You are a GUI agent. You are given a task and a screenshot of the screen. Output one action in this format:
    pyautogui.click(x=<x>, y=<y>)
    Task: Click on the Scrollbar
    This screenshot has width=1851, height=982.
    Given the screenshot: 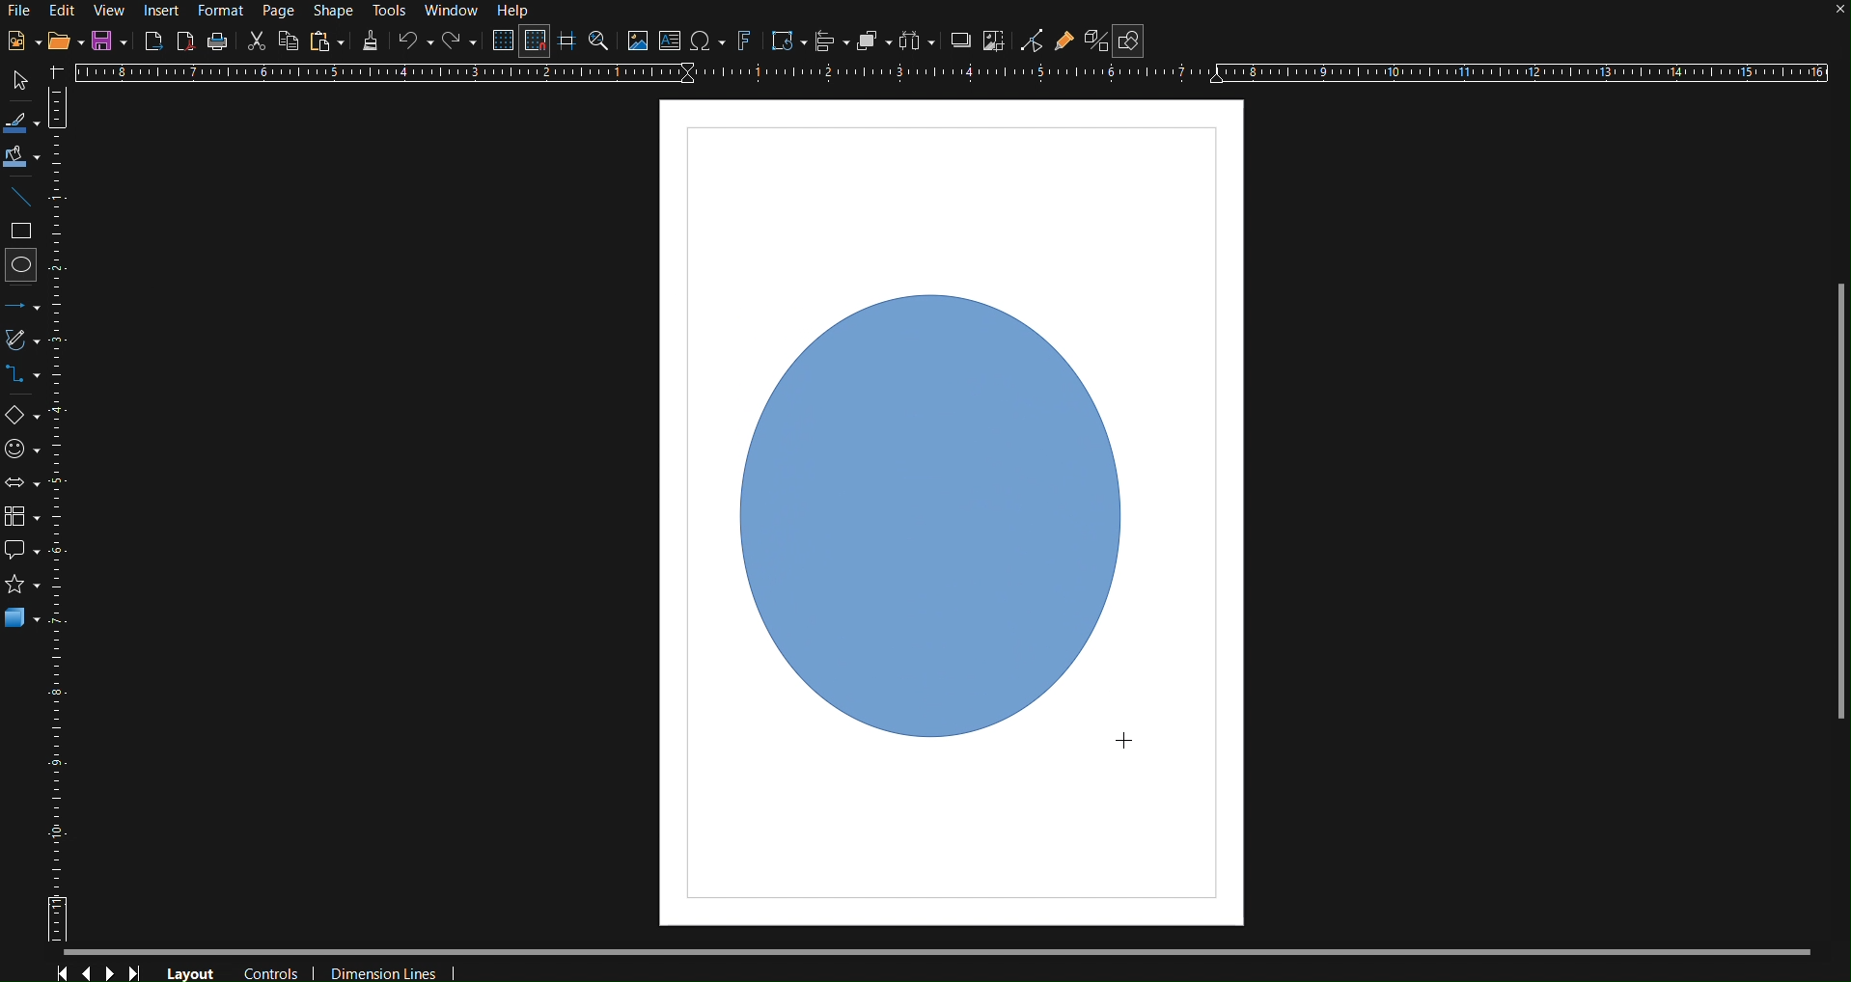 What is the action you would take?
    pyautogui.click(x=1839, y=501)
    